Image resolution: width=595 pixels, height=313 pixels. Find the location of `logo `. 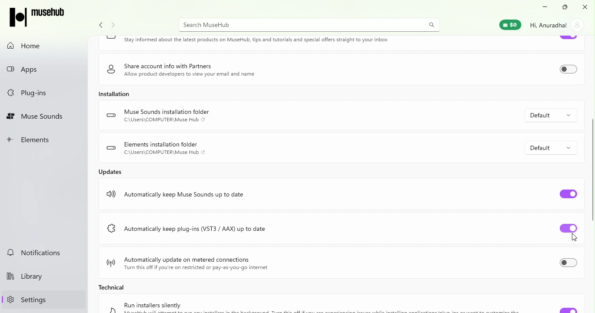

logo  is located at coordinates (111, 114).